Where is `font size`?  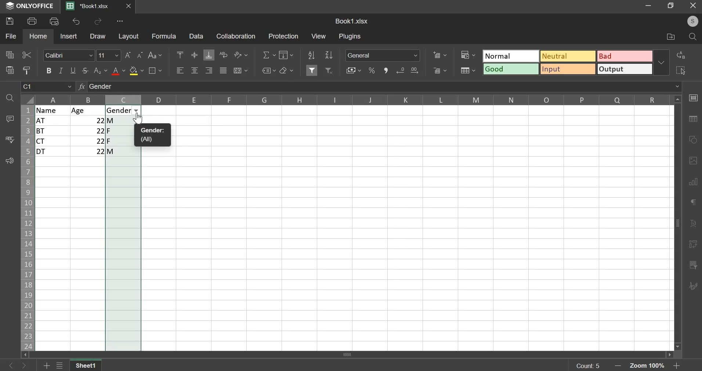 font size is located at coordinates (109, 55).